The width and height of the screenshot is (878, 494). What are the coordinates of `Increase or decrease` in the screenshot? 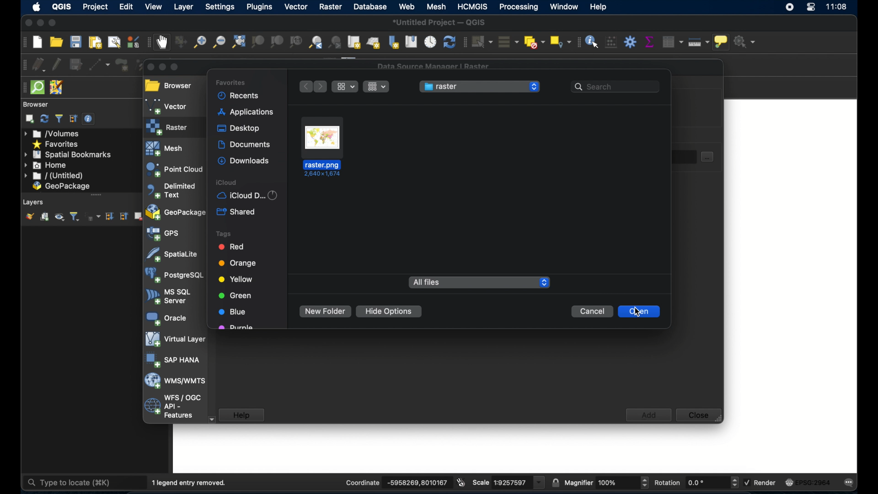 It's located at (734, 483).